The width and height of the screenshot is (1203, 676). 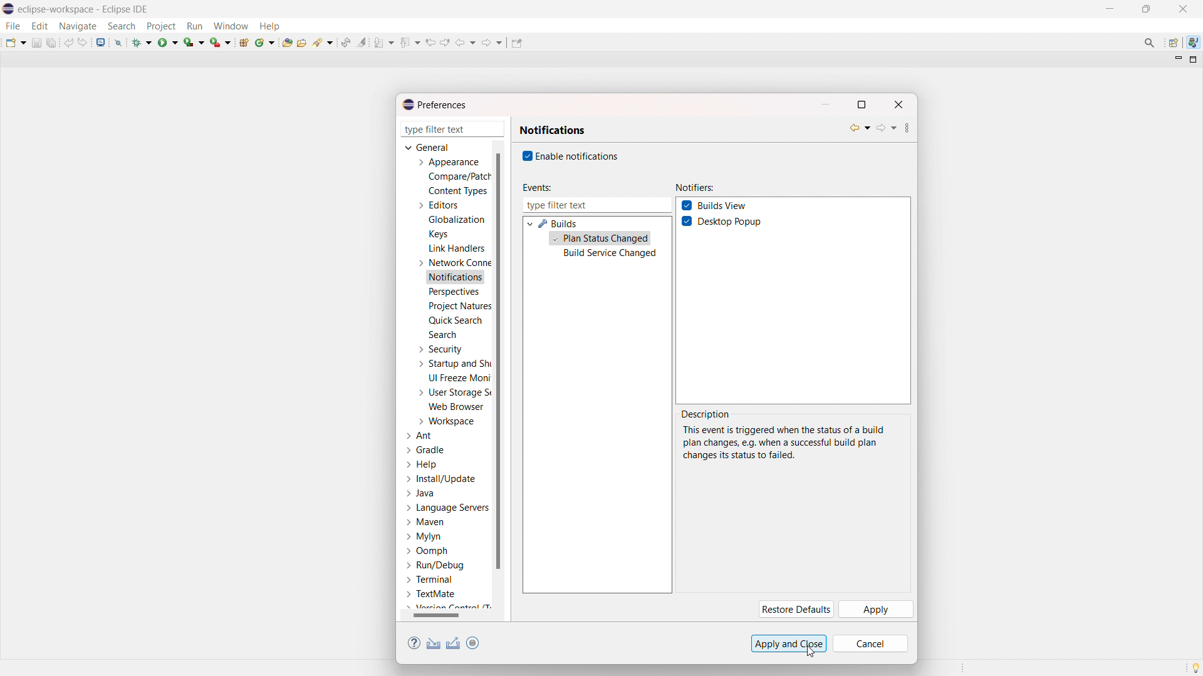 What do you see at coordinates (600, 239) in the screenshot?
I see `plan status changed` at bounding box center [600, 239].